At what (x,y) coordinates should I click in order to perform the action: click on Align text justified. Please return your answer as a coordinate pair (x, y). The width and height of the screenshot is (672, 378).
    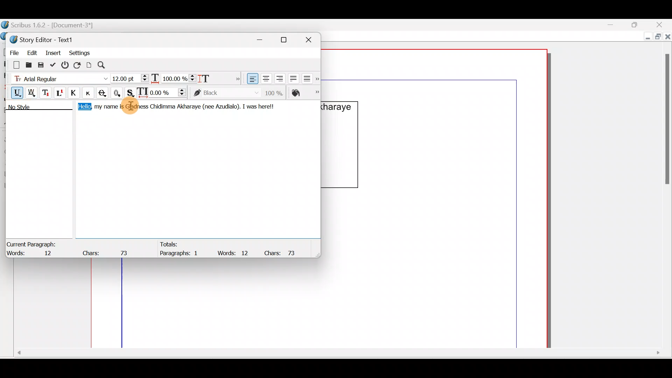
    Looking at the image, I should click on (293, 77).